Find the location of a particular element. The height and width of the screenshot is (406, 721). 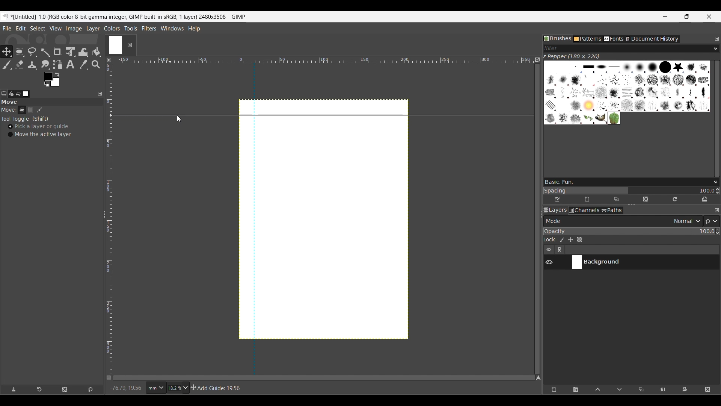

Selection is located at coordinates (32, 111).